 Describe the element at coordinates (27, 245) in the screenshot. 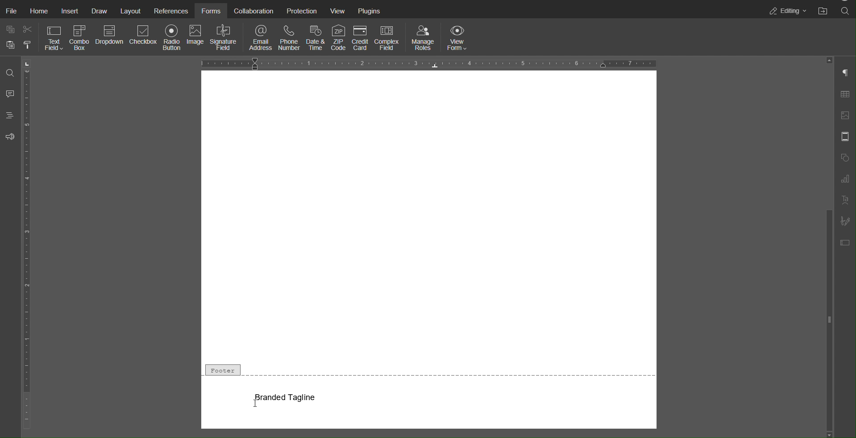

I see `Vertical Ruler` at that location.